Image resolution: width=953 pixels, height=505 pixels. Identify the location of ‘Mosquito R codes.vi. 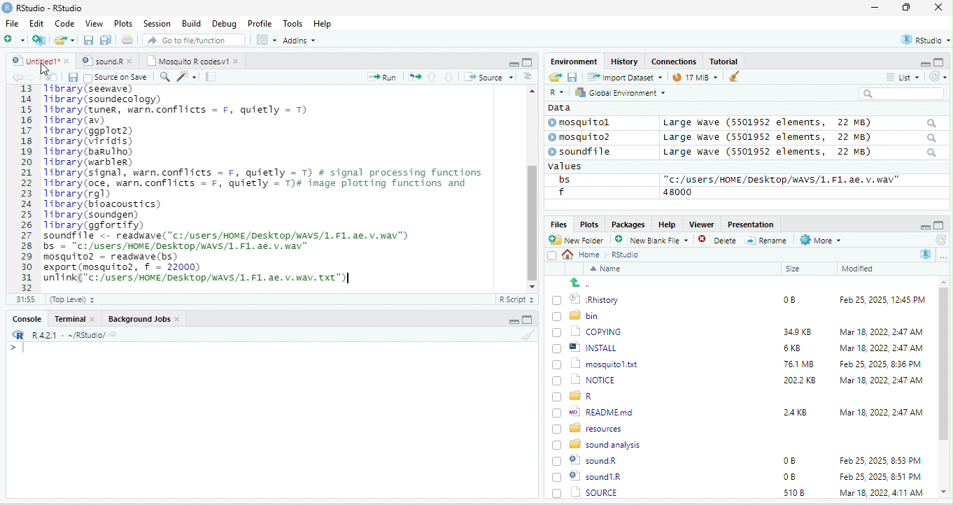
(105, 61).